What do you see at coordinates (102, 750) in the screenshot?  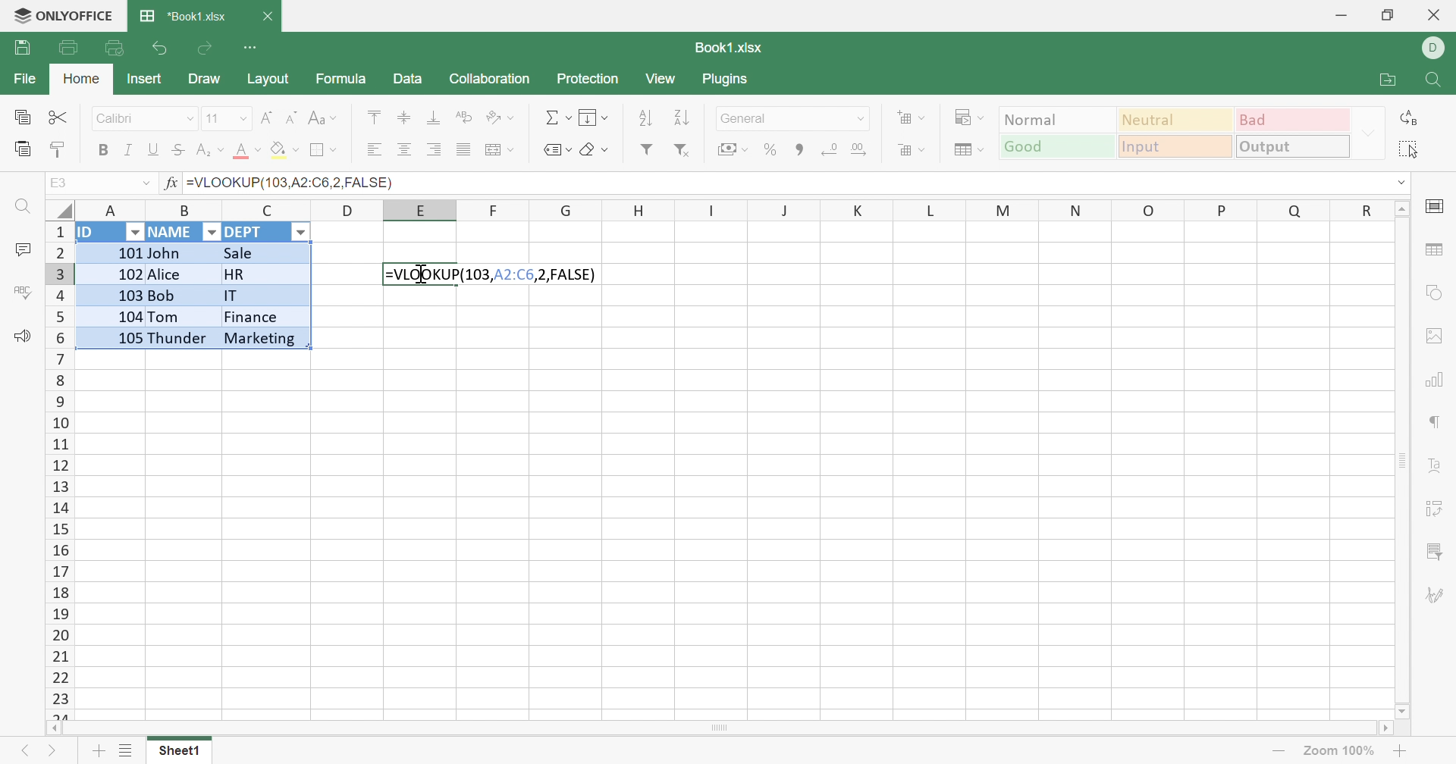 I see `Add sheet` at bounding box center [102, 750].